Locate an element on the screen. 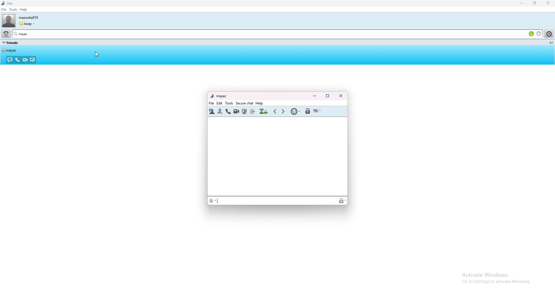 Image resolution: width=555 pixels, height=298 pixels. video contact is located at coordinates (25, 60).